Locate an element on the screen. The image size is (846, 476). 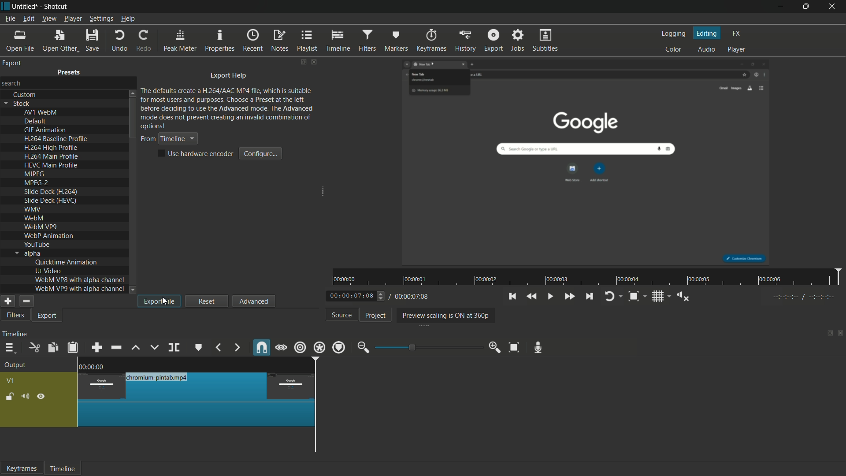
close export is located at coordinates (315, 61).